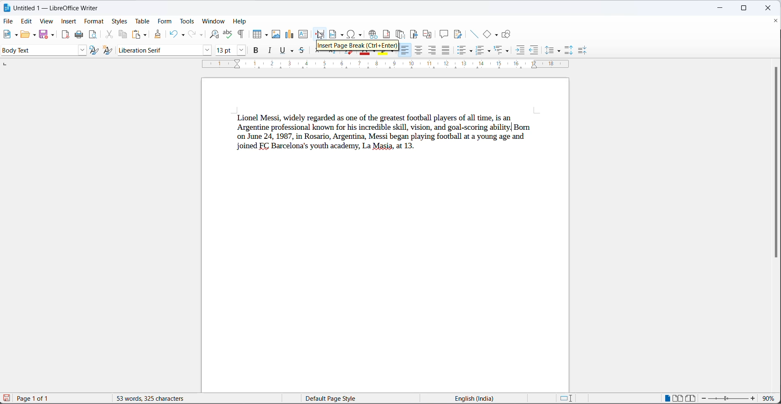 The width and height of the screenshot is (781, 404). What do you see at coordinates (15, 35) in the screenshot?
I see `new file options` at bounding box center [15, 35].